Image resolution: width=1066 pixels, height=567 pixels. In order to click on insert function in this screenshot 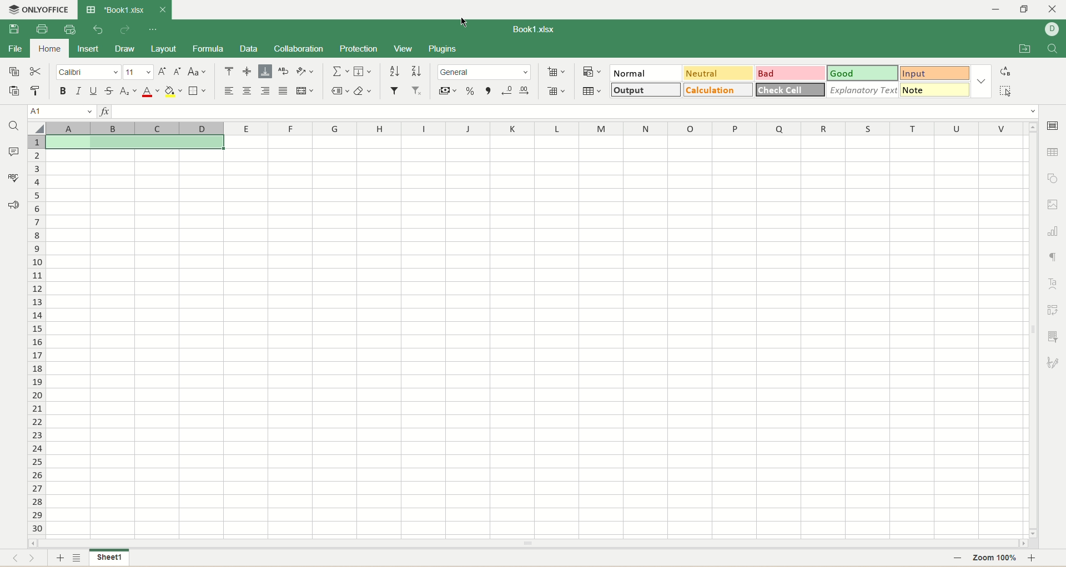, I will do `click(104, 112)`.